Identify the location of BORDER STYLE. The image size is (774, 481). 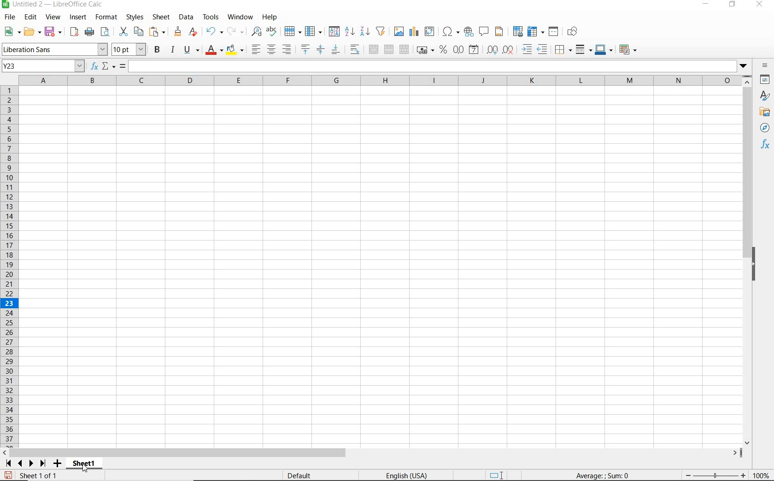
(582, 49).